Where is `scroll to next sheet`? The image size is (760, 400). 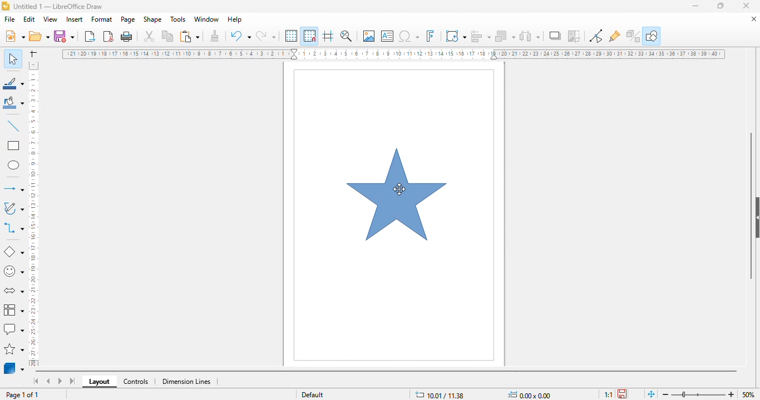 scroll to next sheet is located at coordinates (60, 381).